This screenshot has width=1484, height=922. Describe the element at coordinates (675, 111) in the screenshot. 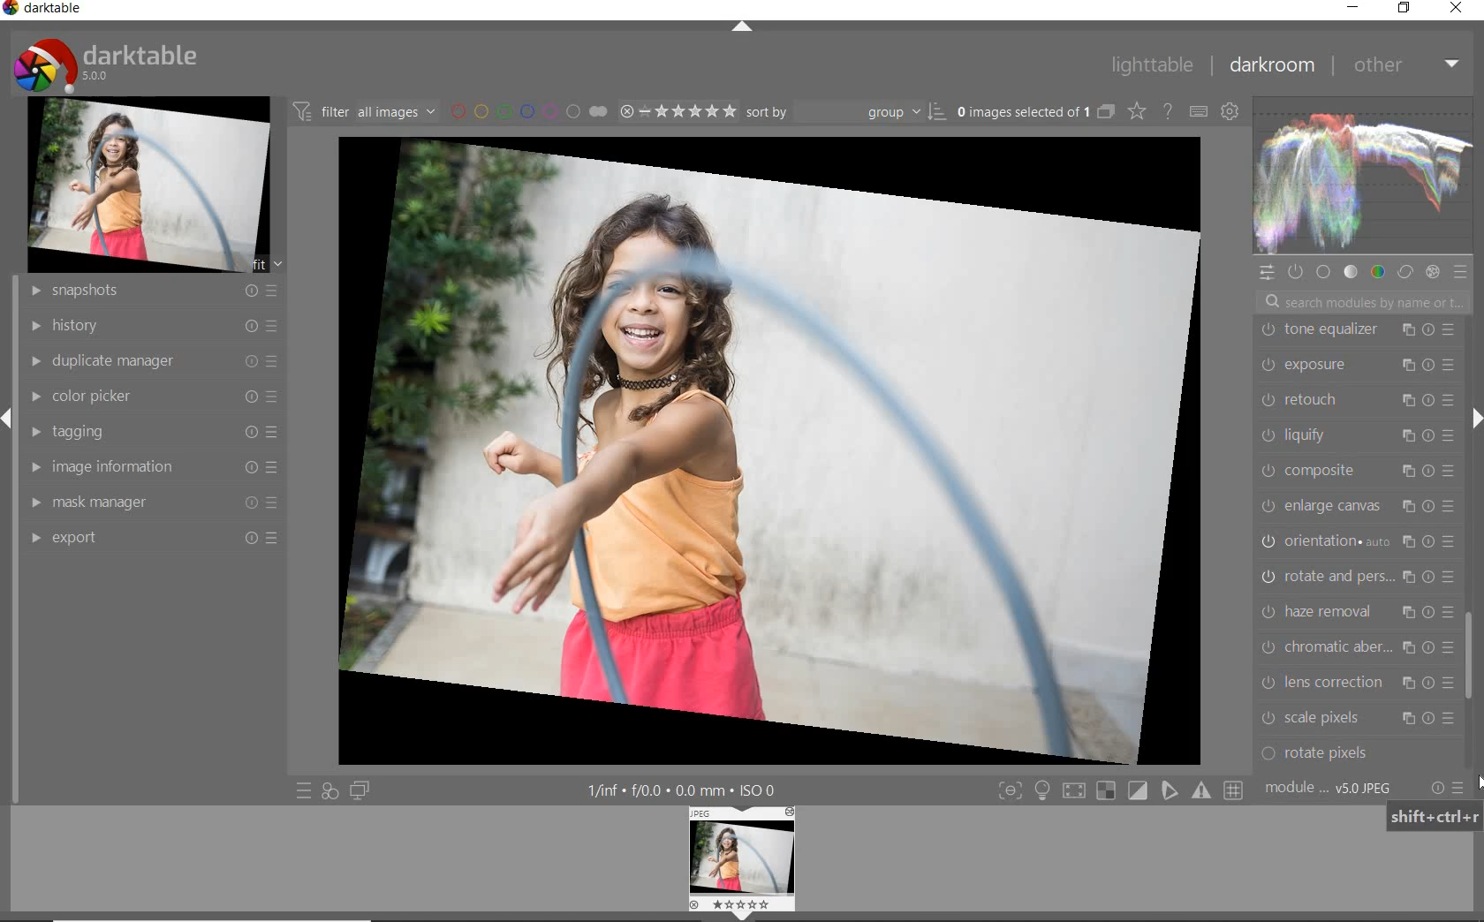

I see `selected image range rating` at that location.